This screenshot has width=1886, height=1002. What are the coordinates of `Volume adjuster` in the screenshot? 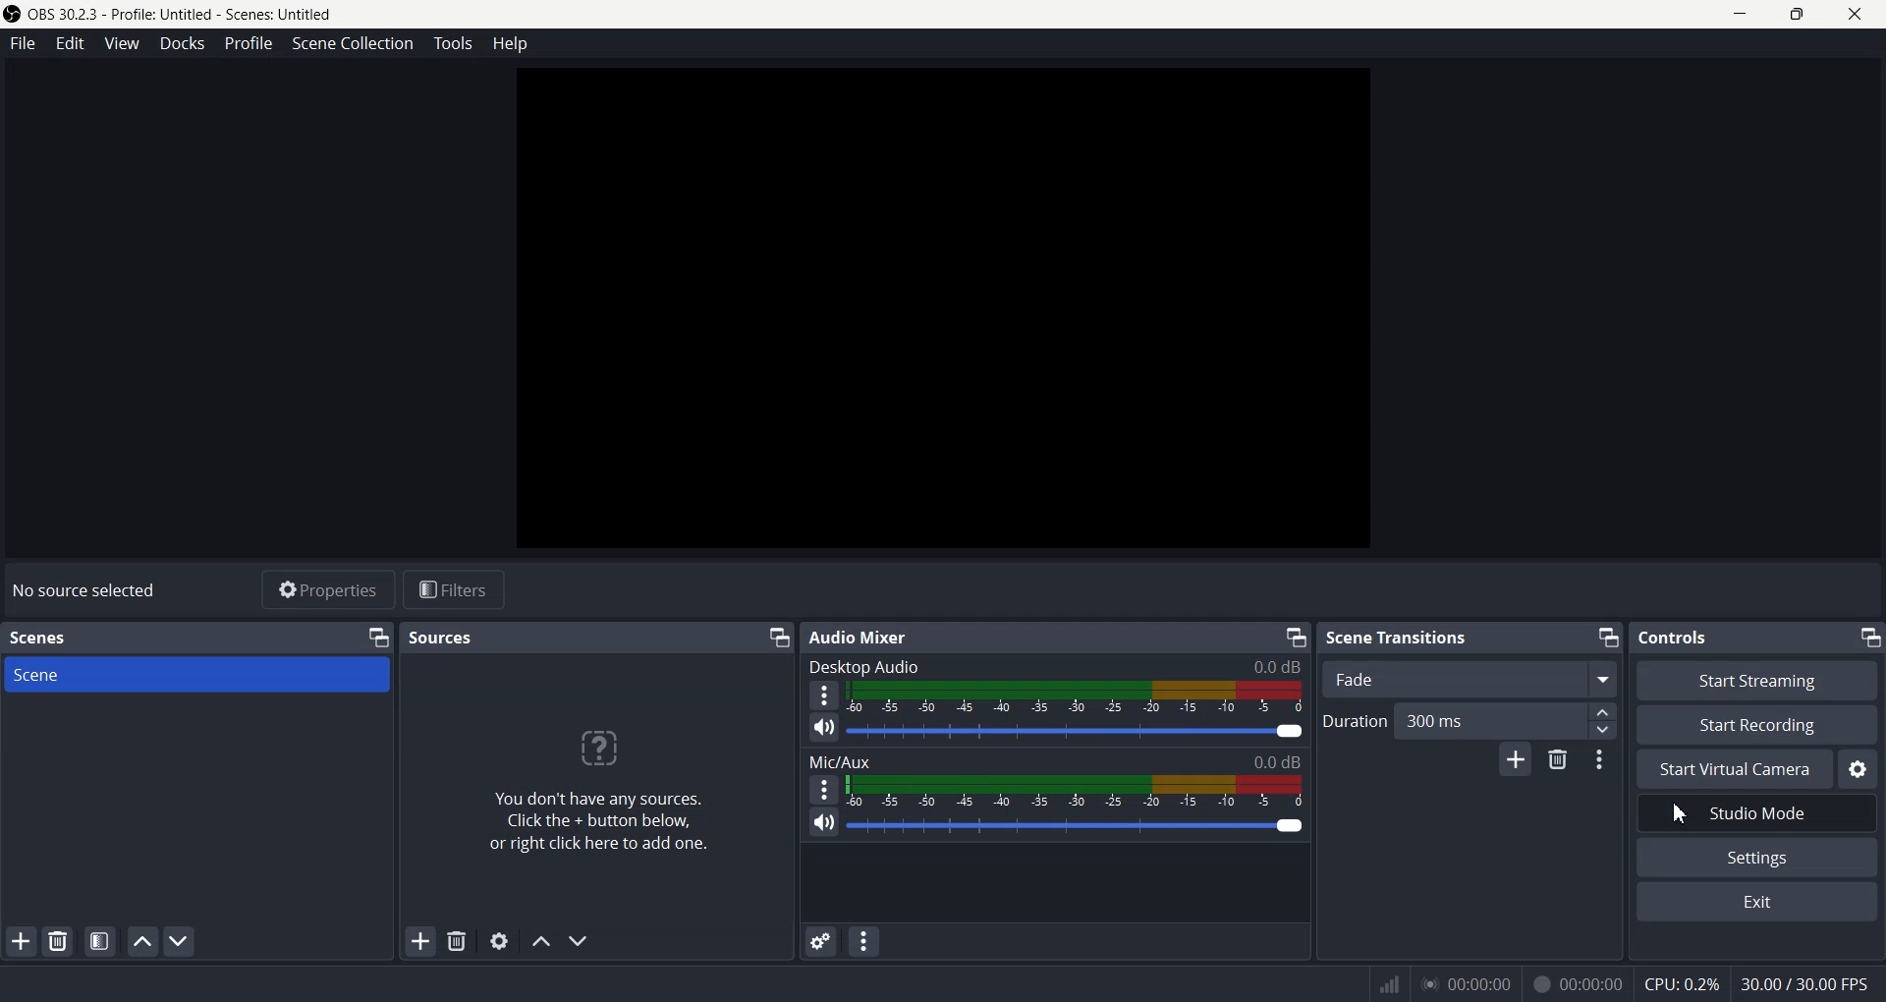 It's located at (1079, 732).